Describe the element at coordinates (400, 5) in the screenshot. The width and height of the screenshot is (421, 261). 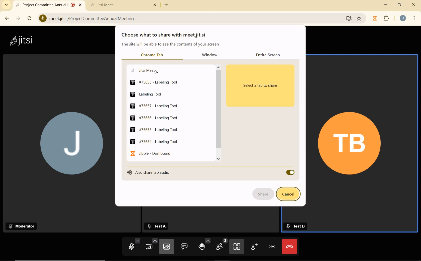
I see `restore down` at that location.